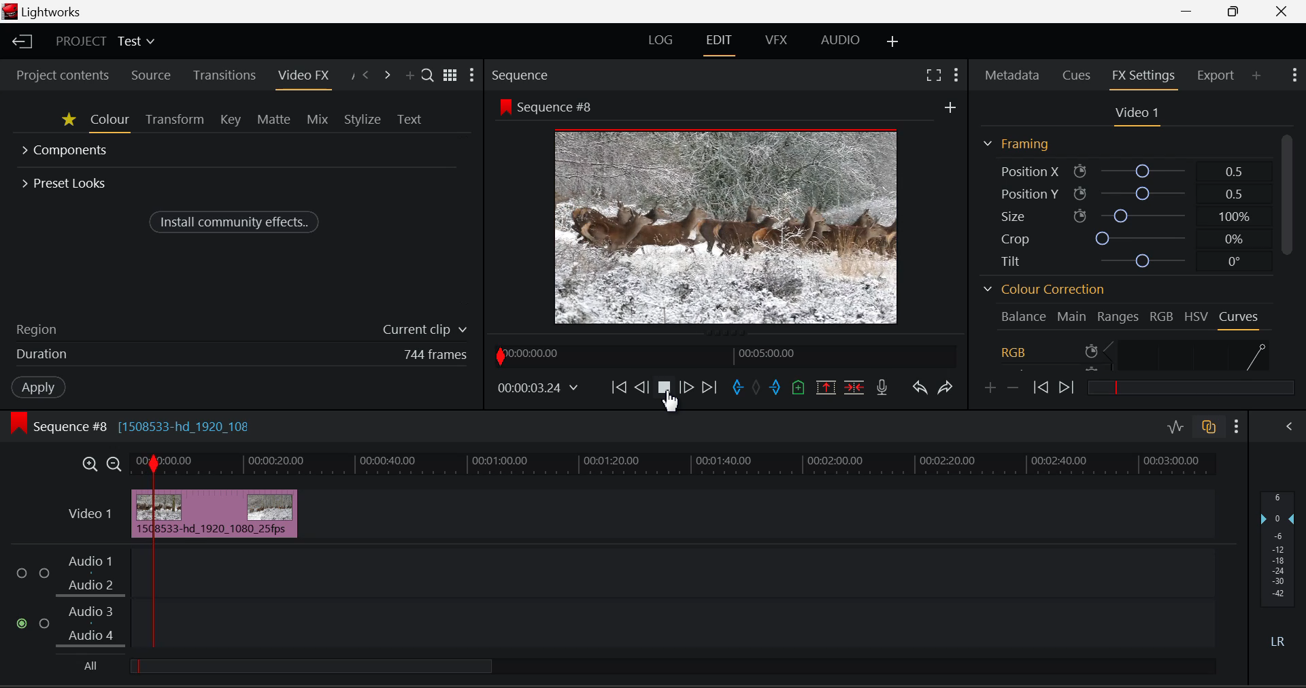  What do you see at coordinates (173, 121) in the screenshot?
I see `Transform` at bounding box center [173, 121].